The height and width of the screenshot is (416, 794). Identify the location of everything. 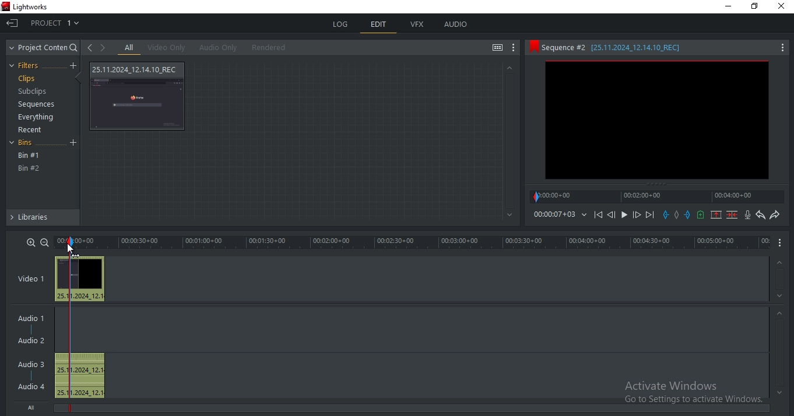
(38, 117).